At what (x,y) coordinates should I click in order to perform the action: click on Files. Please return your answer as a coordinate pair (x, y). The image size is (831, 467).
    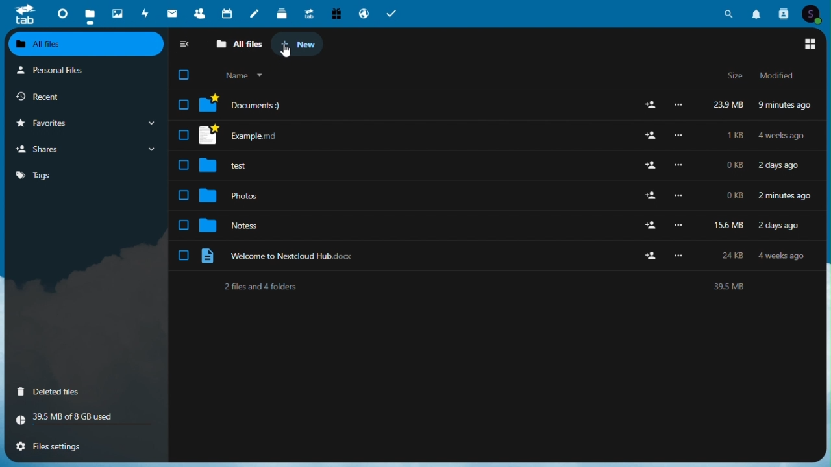
    Looking at the image, I should click on (506, 224).